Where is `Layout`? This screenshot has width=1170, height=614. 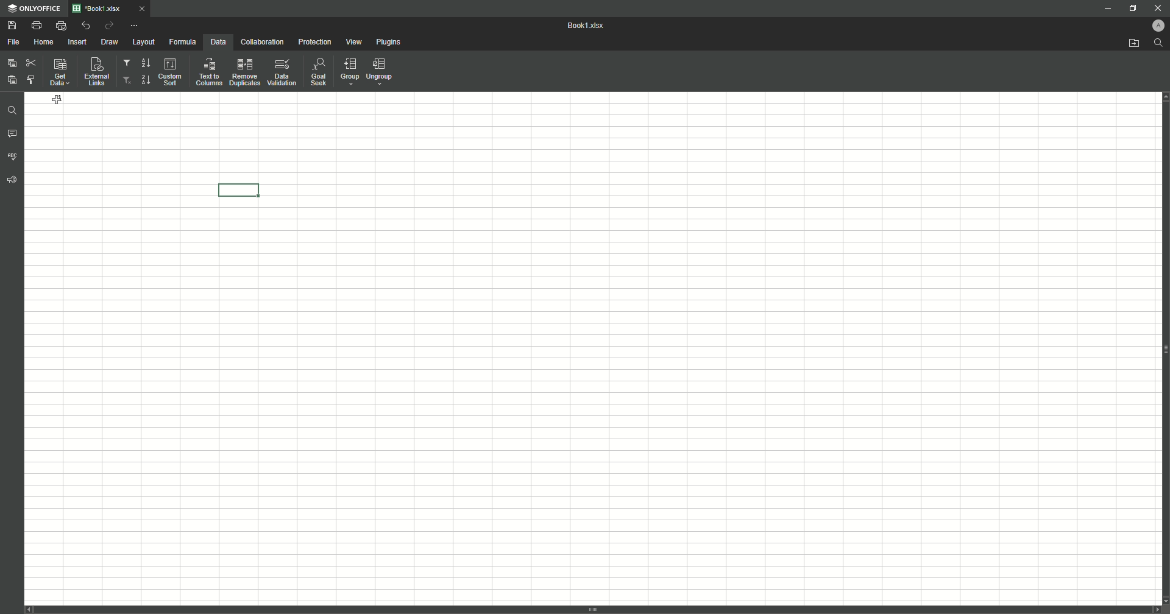 Layout is located at coordinates (143, 42).